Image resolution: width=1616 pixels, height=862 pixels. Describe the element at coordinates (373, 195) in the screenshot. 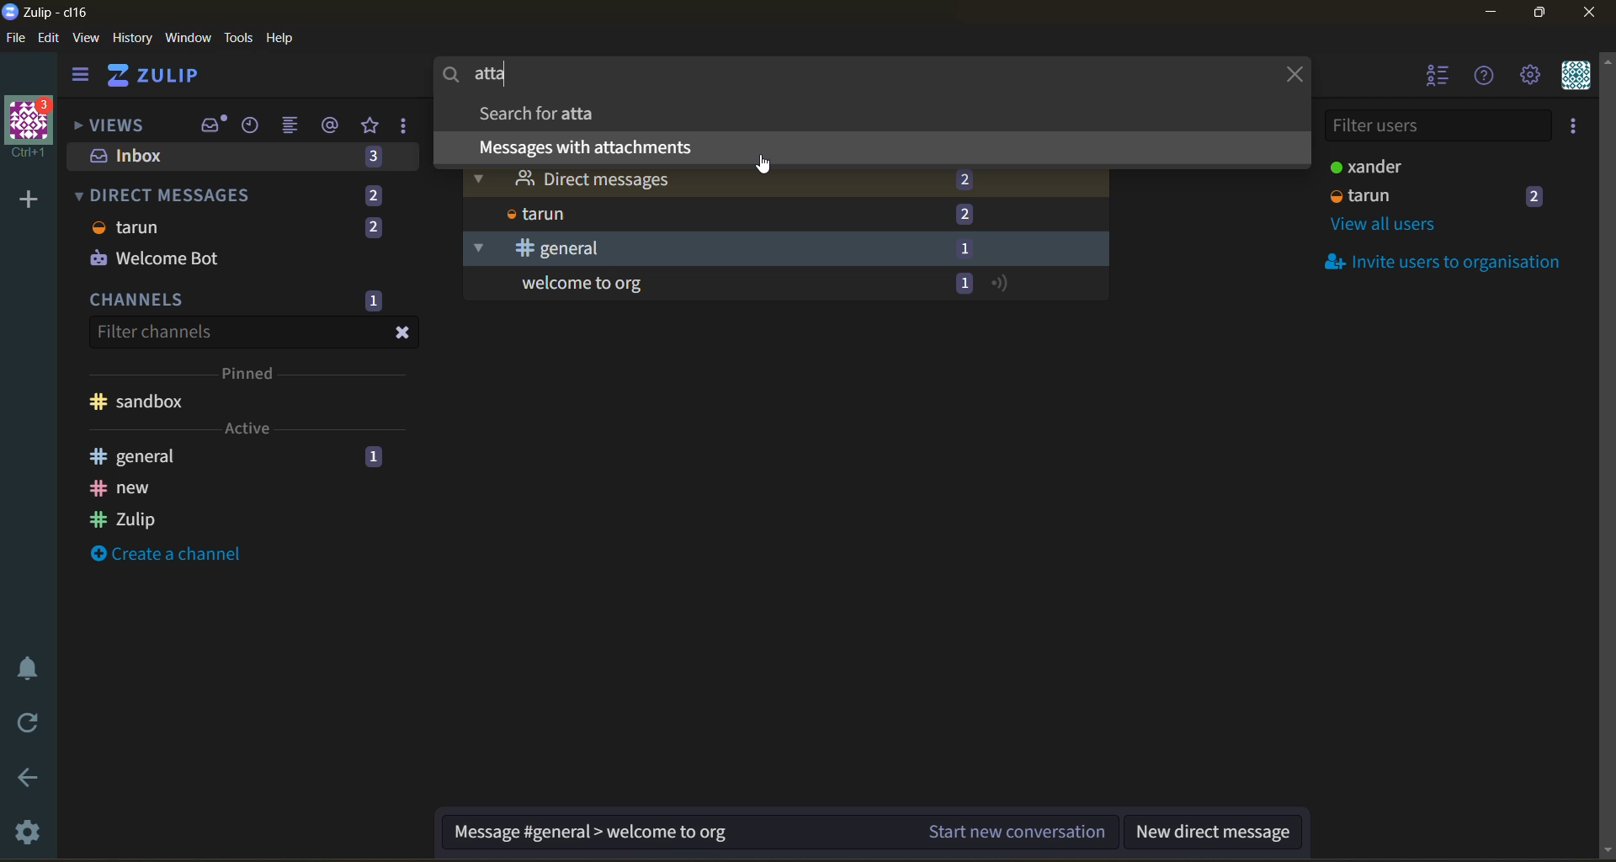

I see `2` at that location.